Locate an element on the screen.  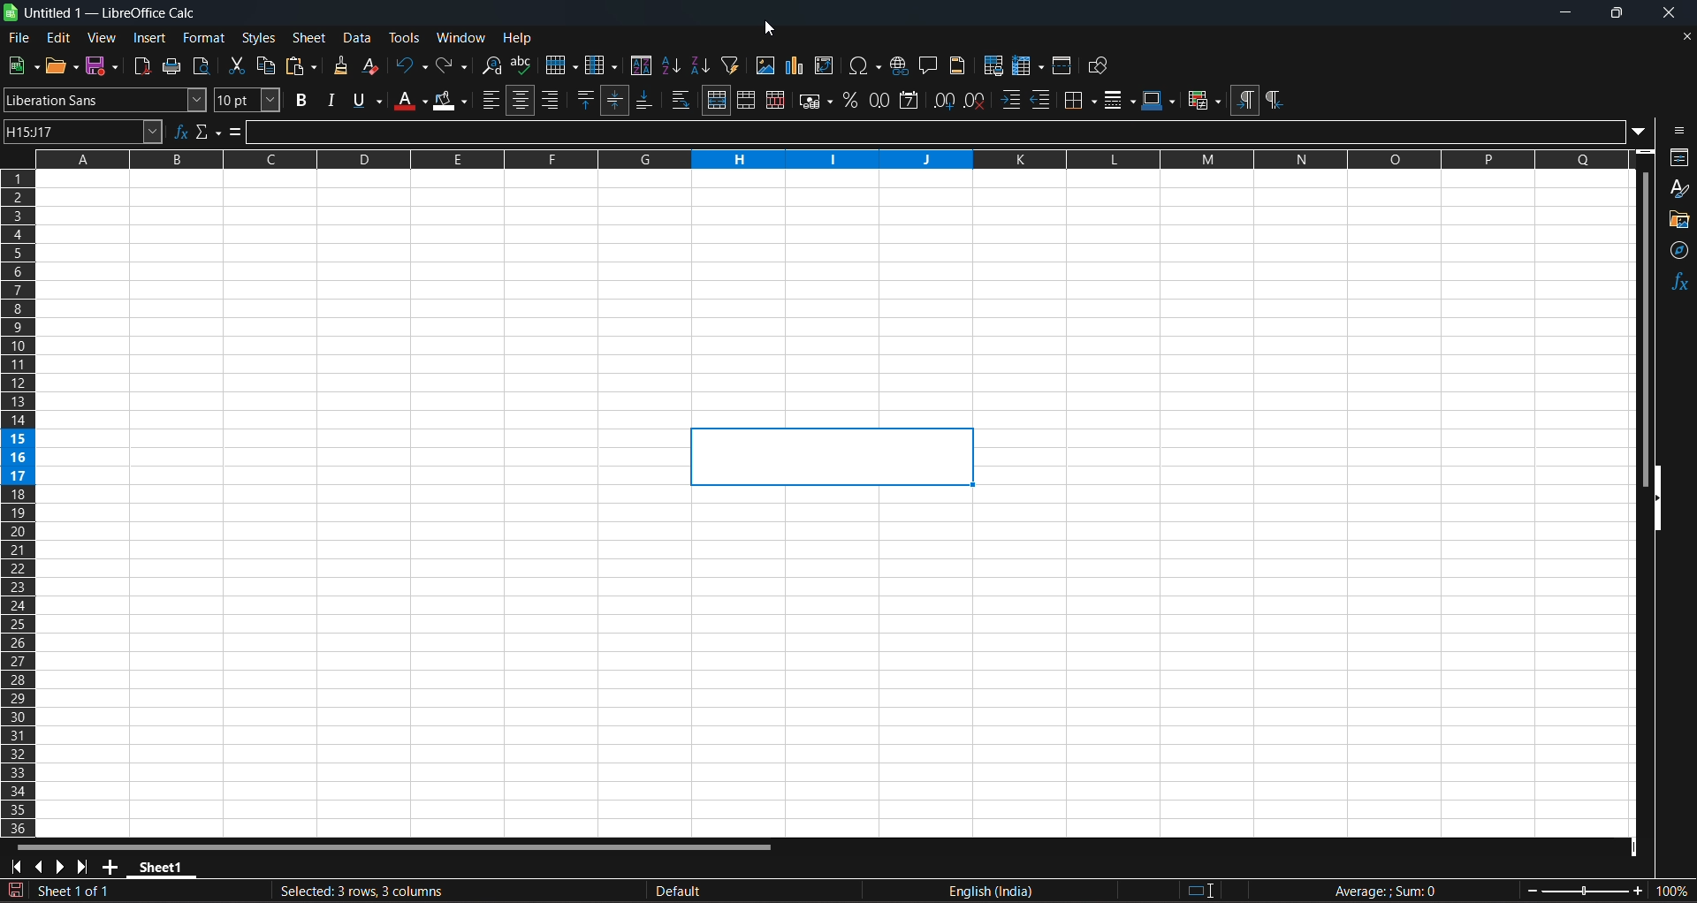
edit is located at coordinates (57, 38).